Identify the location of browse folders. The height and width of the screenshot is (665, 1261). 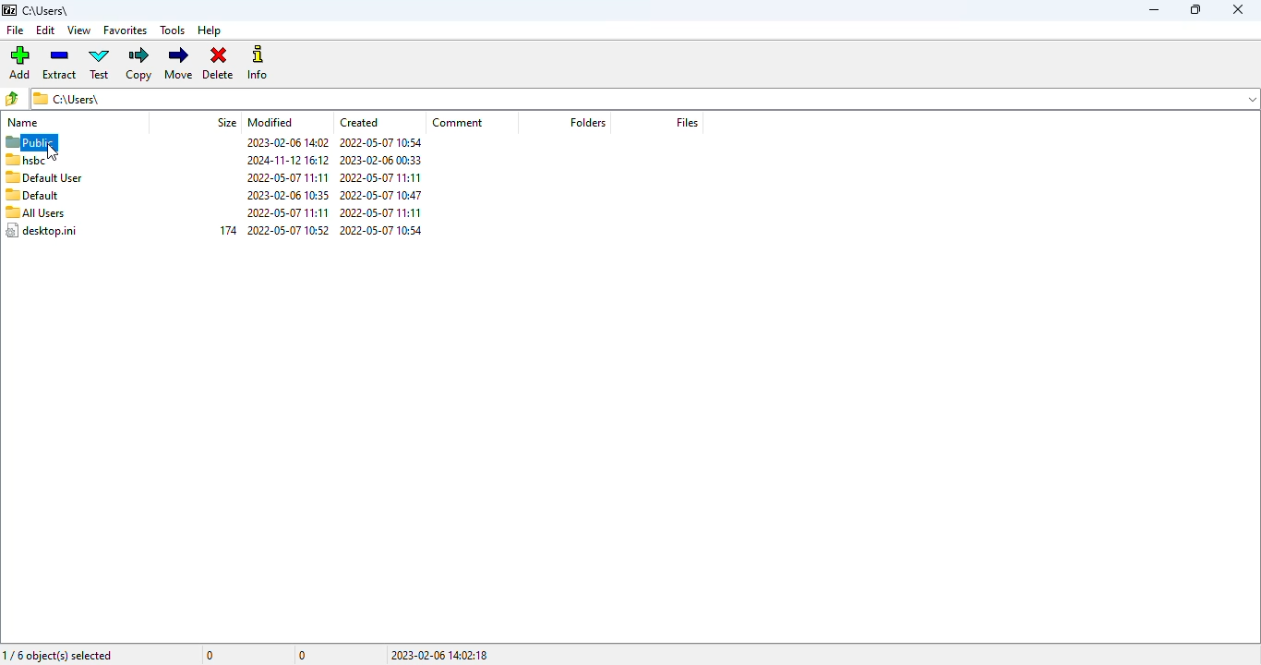
(10, 98).